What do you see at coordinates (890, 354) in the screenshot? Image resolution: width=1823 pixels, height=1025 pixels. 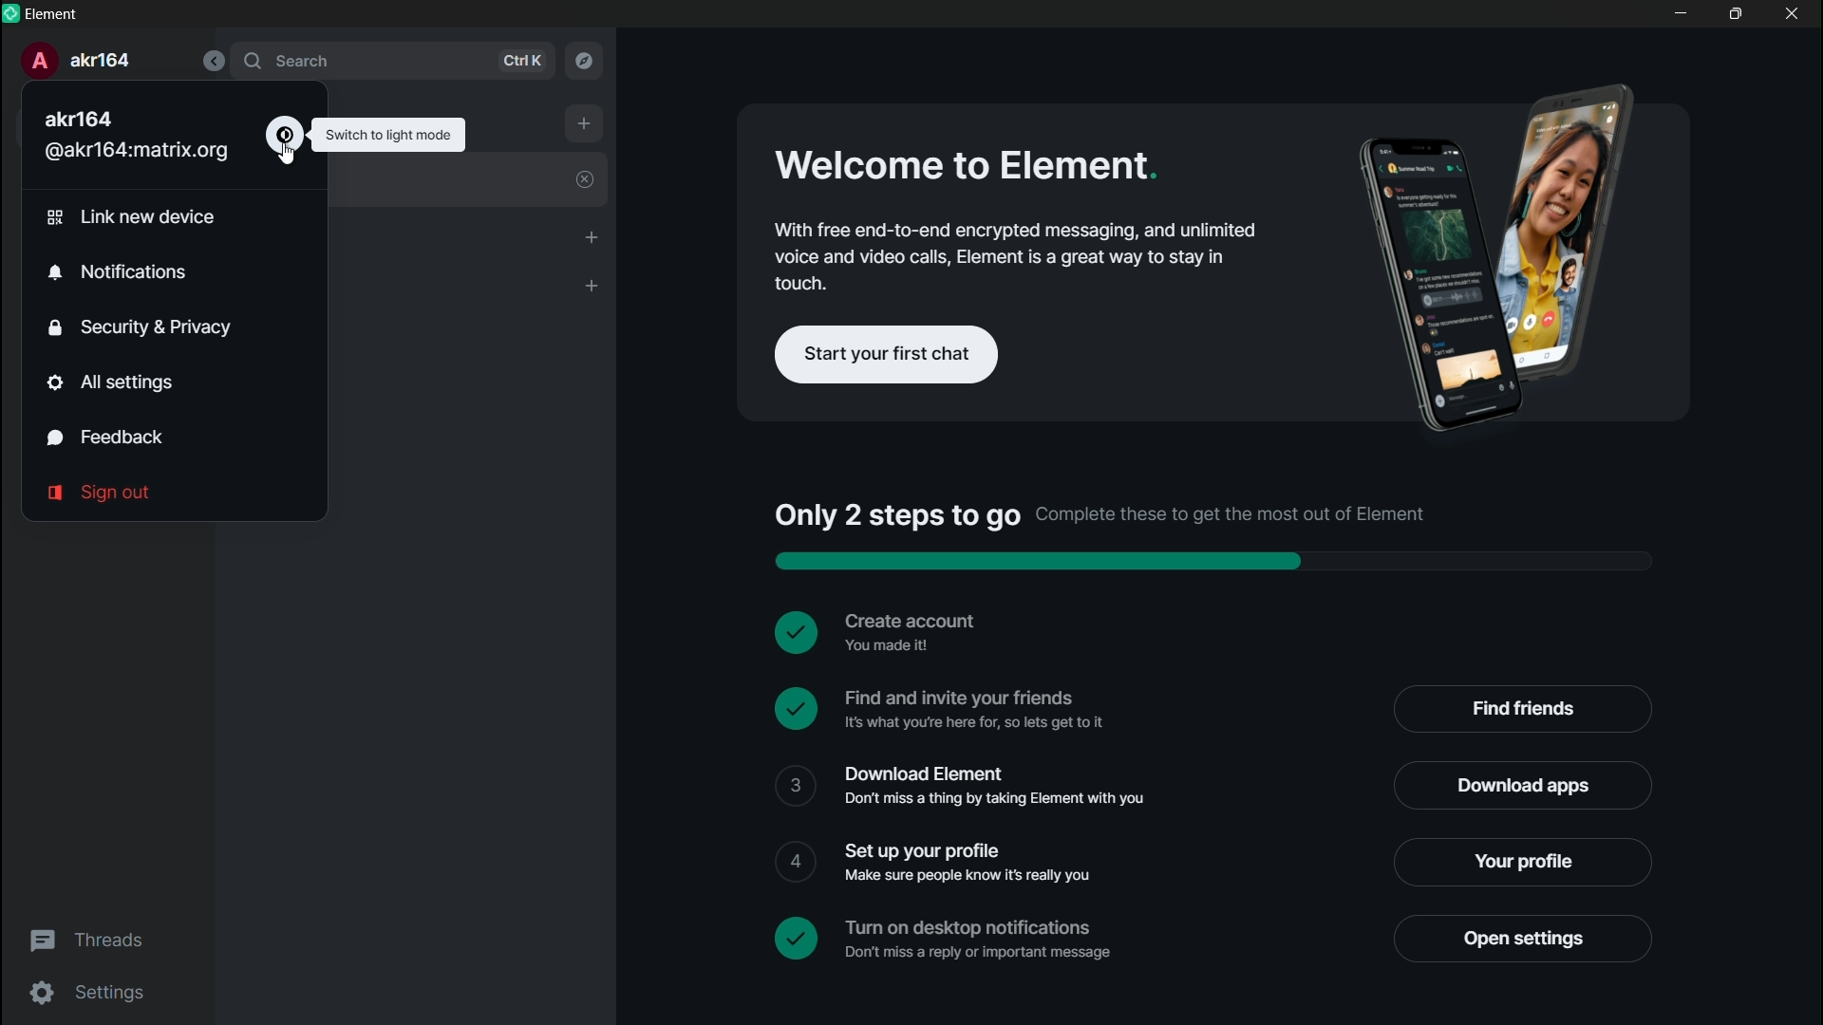 I see `start your first chat` at bounding box center [890, 354].